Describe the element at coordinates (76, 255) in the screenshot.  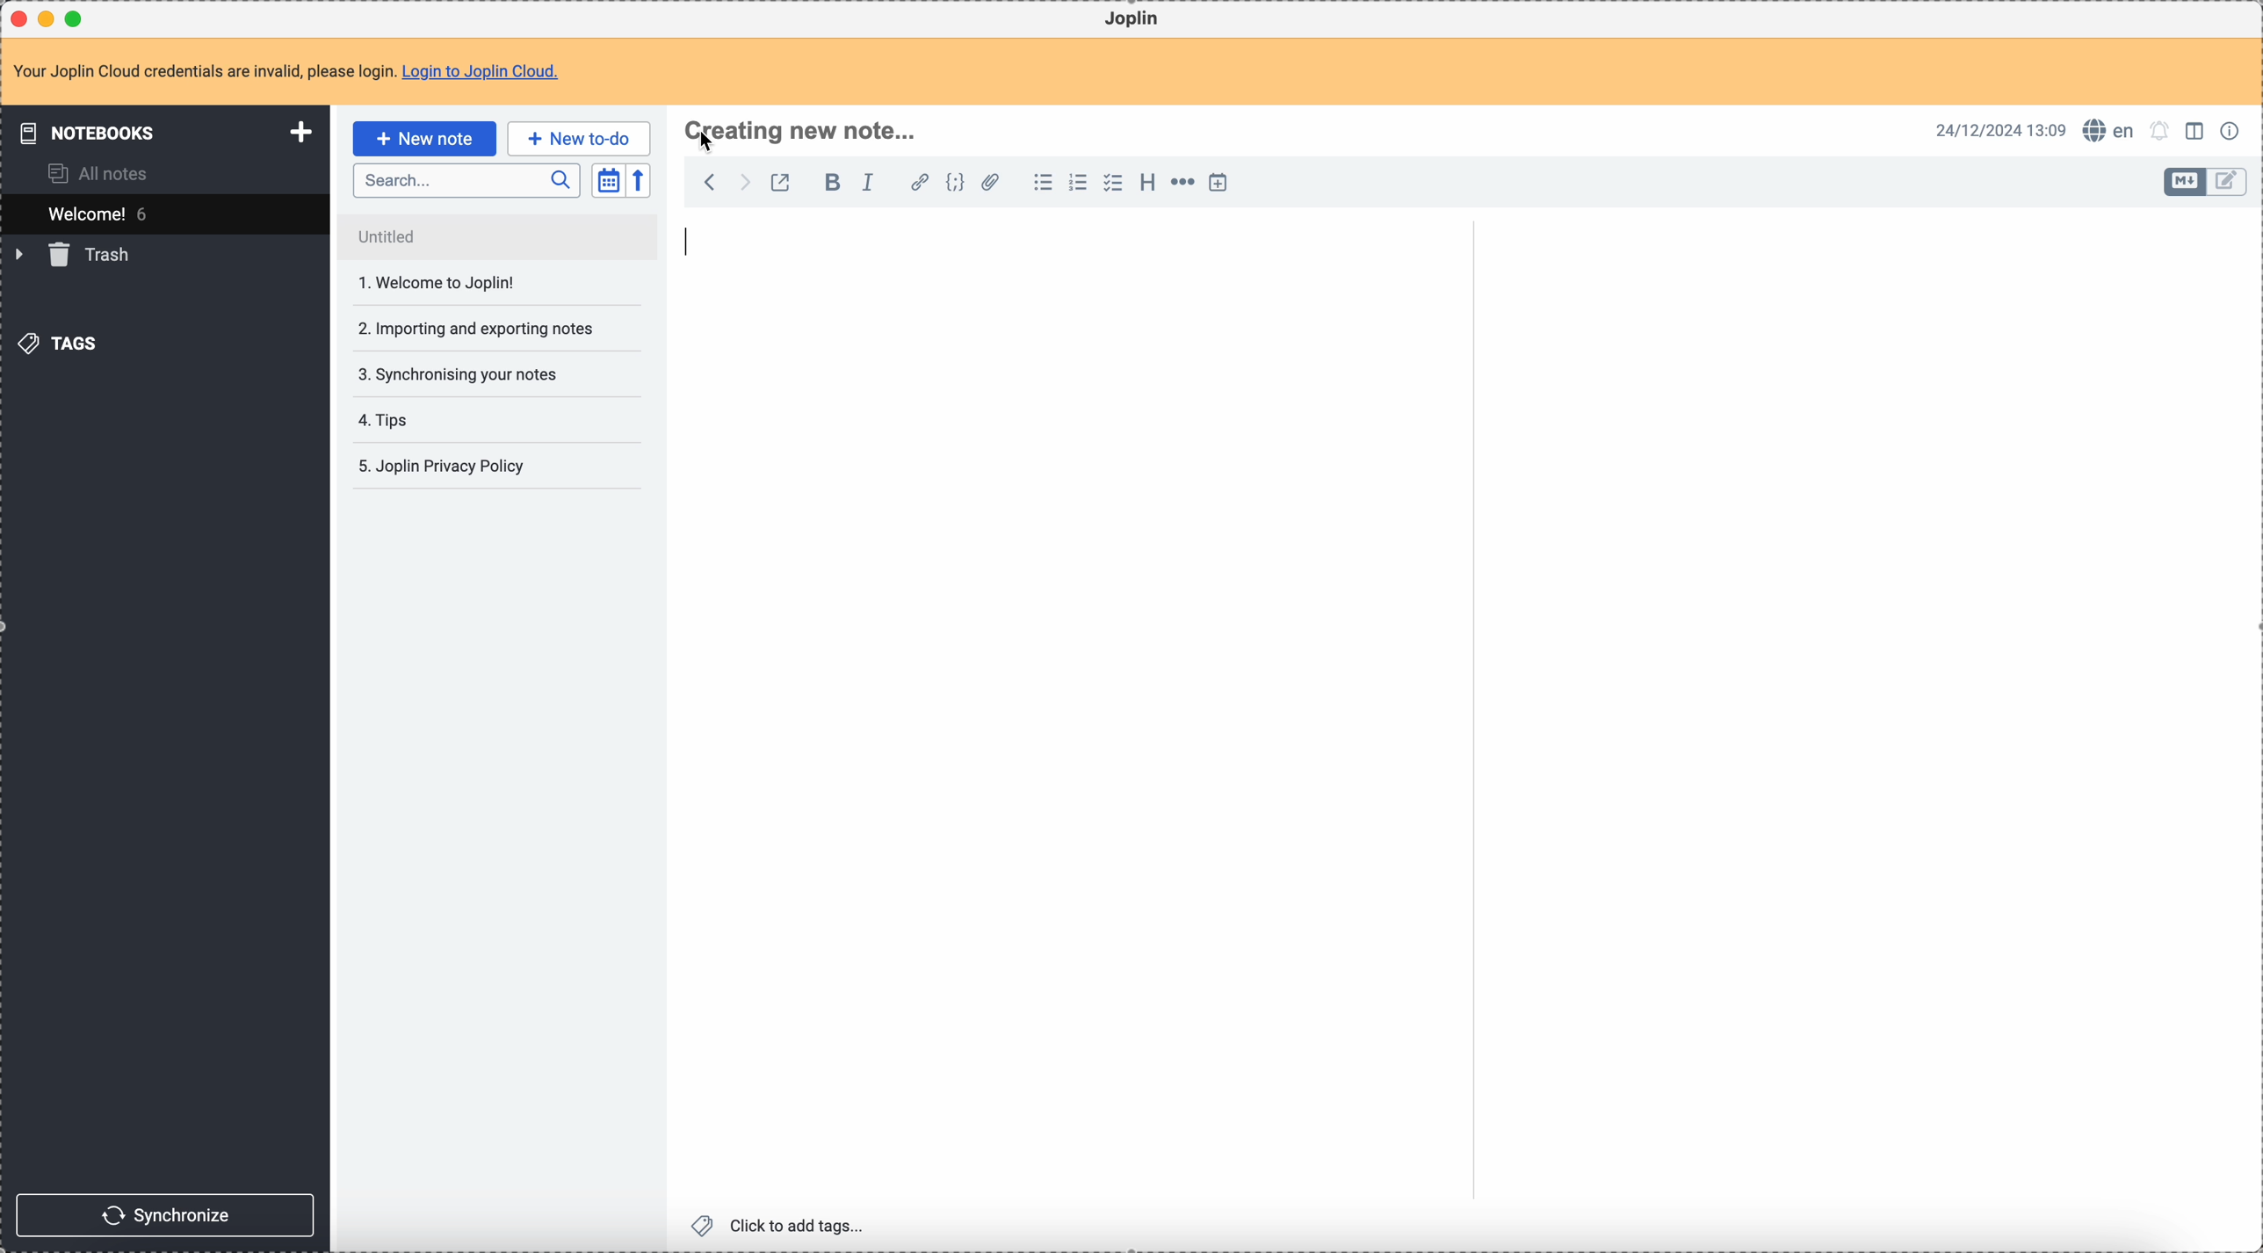
I see `trash` at that location.